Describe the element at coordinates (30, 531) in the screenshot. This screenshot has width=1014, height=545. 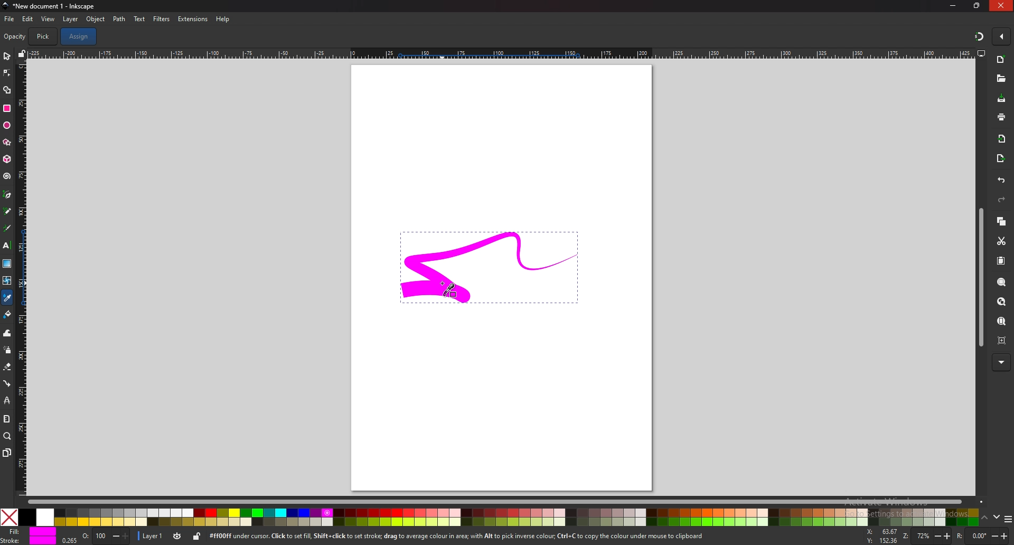
I see `fill` at that location.